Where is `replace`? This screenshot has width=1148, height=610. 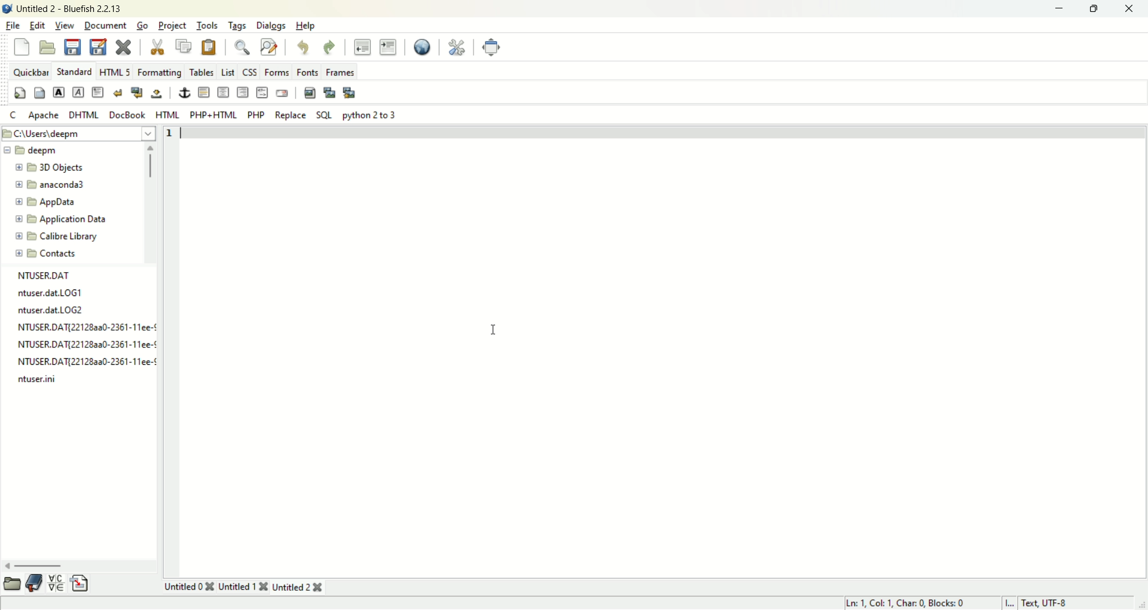 replace is located at coordinates (291, 115).